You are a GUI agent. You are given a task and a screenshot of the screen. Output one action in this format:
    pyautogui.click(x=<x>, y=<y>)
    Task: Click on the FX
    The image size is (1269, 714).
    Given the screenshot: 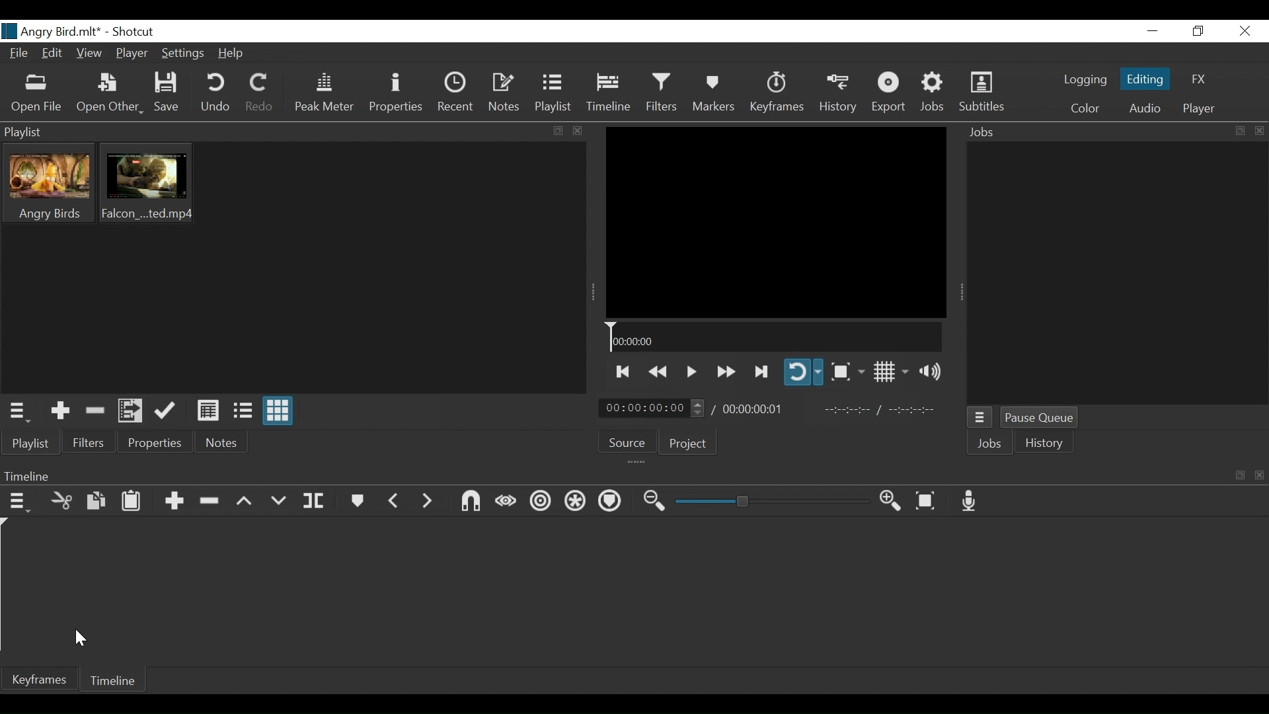 What is the action you would take?
    pyautogui.click(x=1199, y=78)
    